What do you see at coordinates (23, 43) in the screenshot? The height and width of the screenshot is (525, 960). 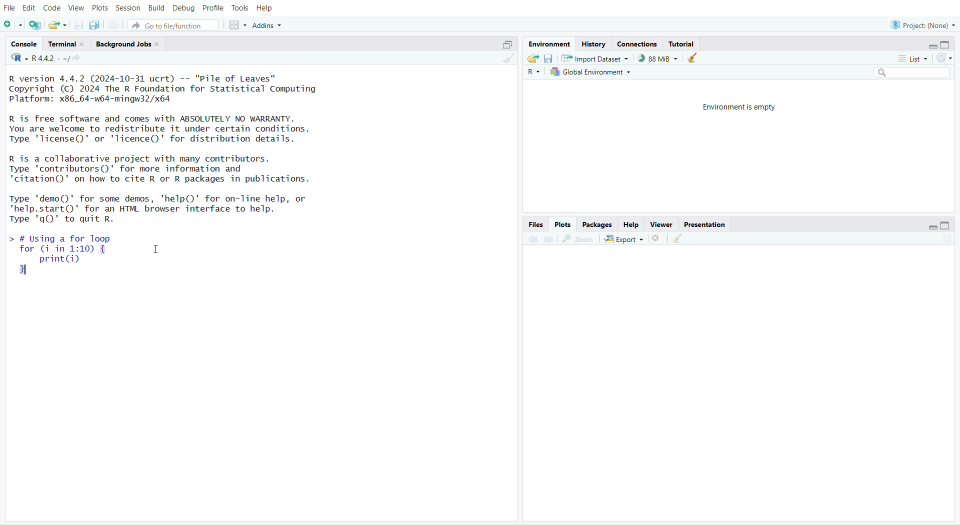 I see `console` at bounding box center [23, 43].